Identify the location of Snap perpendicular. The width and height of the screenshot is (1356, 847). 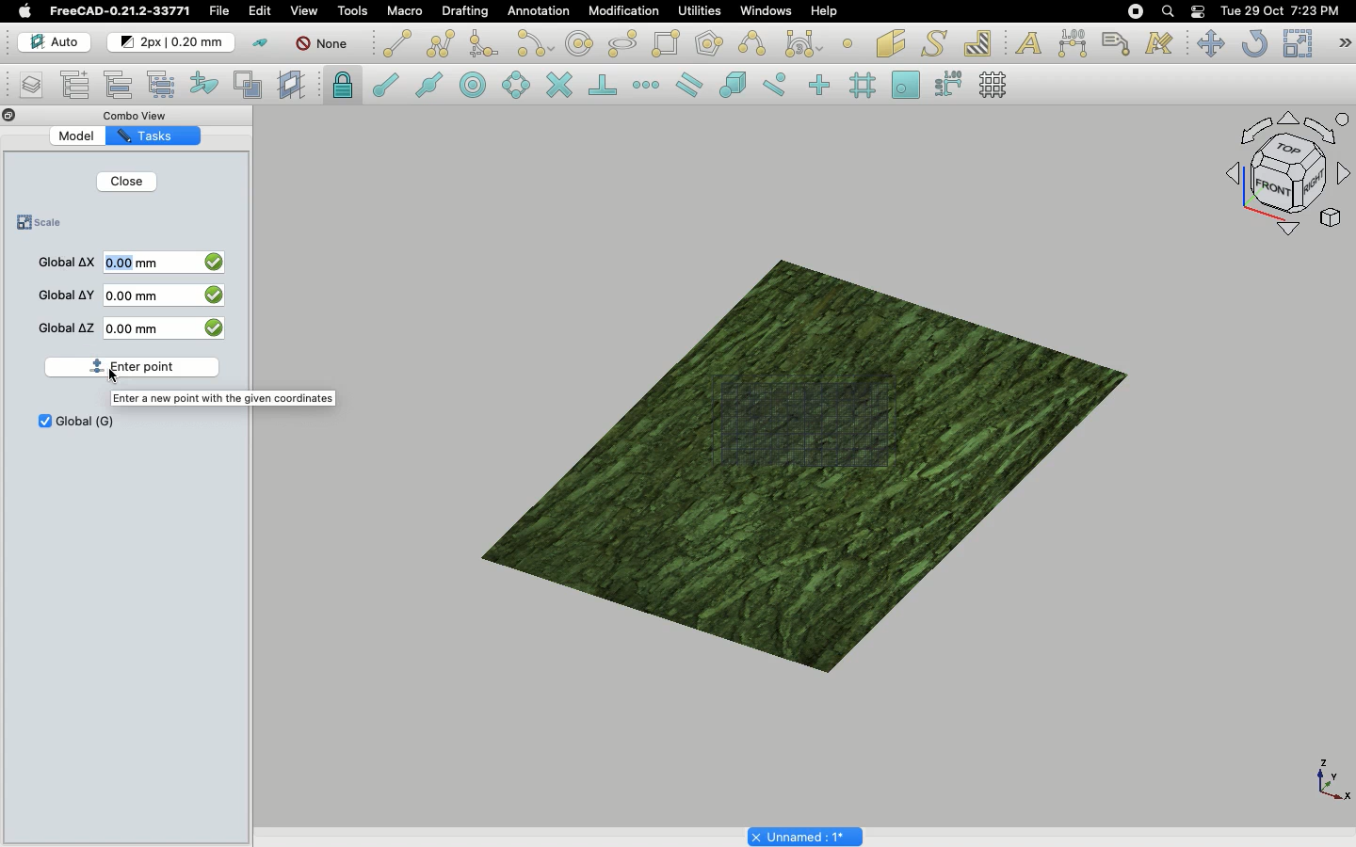
(600, 84).